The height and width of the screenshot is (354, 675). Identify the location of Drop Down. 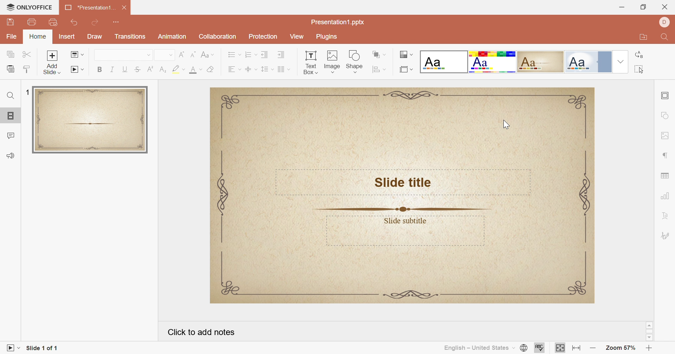
(84, 70).